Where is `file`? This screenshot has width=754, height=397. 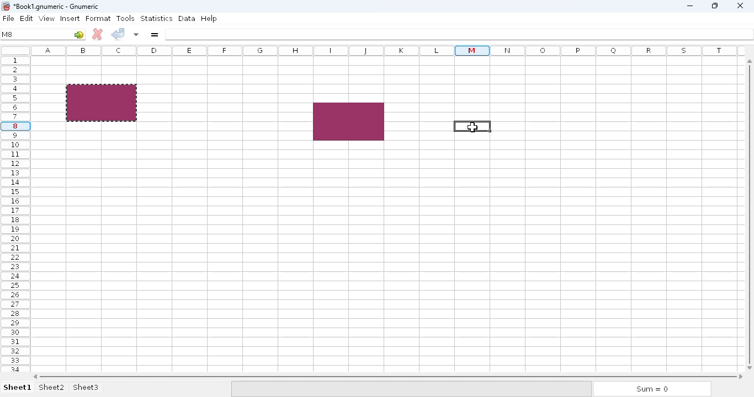
file is located at coordinates (8, 18).